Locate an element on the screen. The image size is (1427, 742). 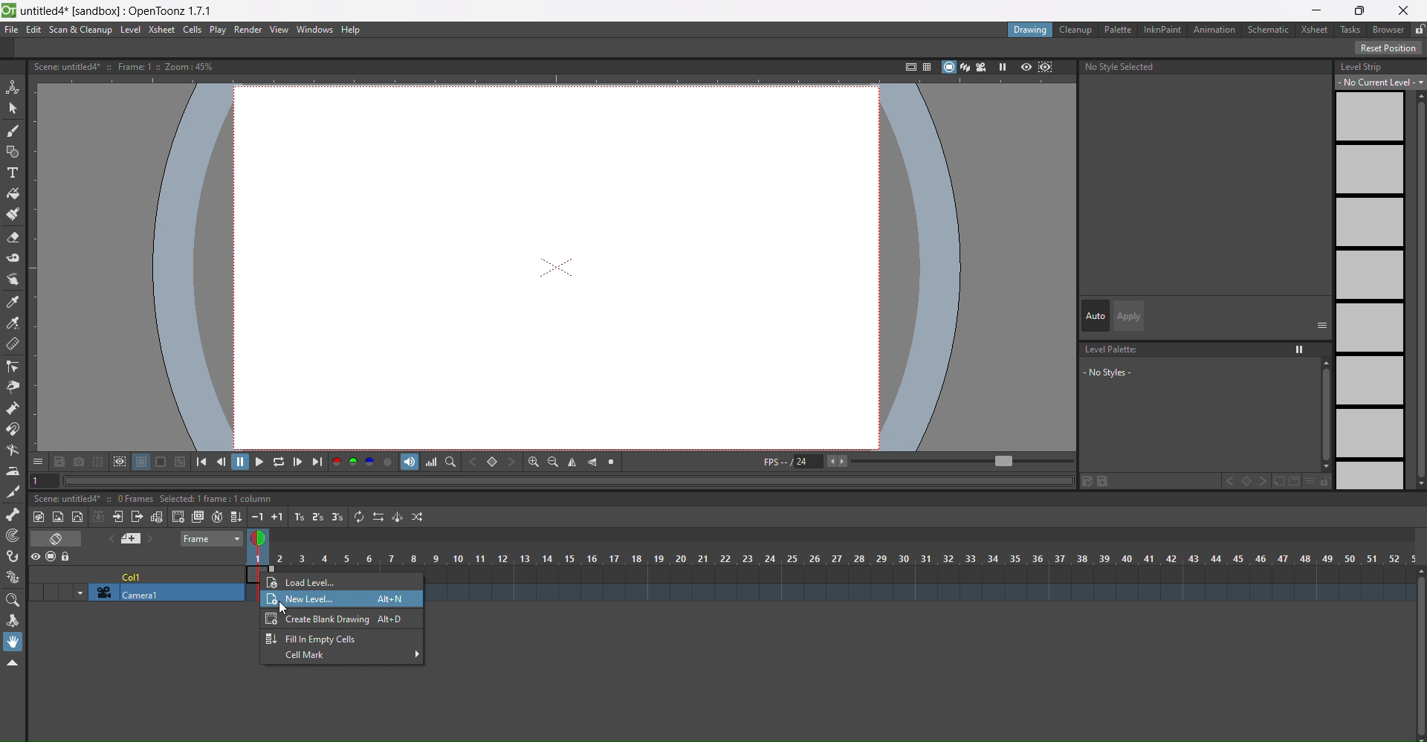
increase step is located at coordinates (297, 517).